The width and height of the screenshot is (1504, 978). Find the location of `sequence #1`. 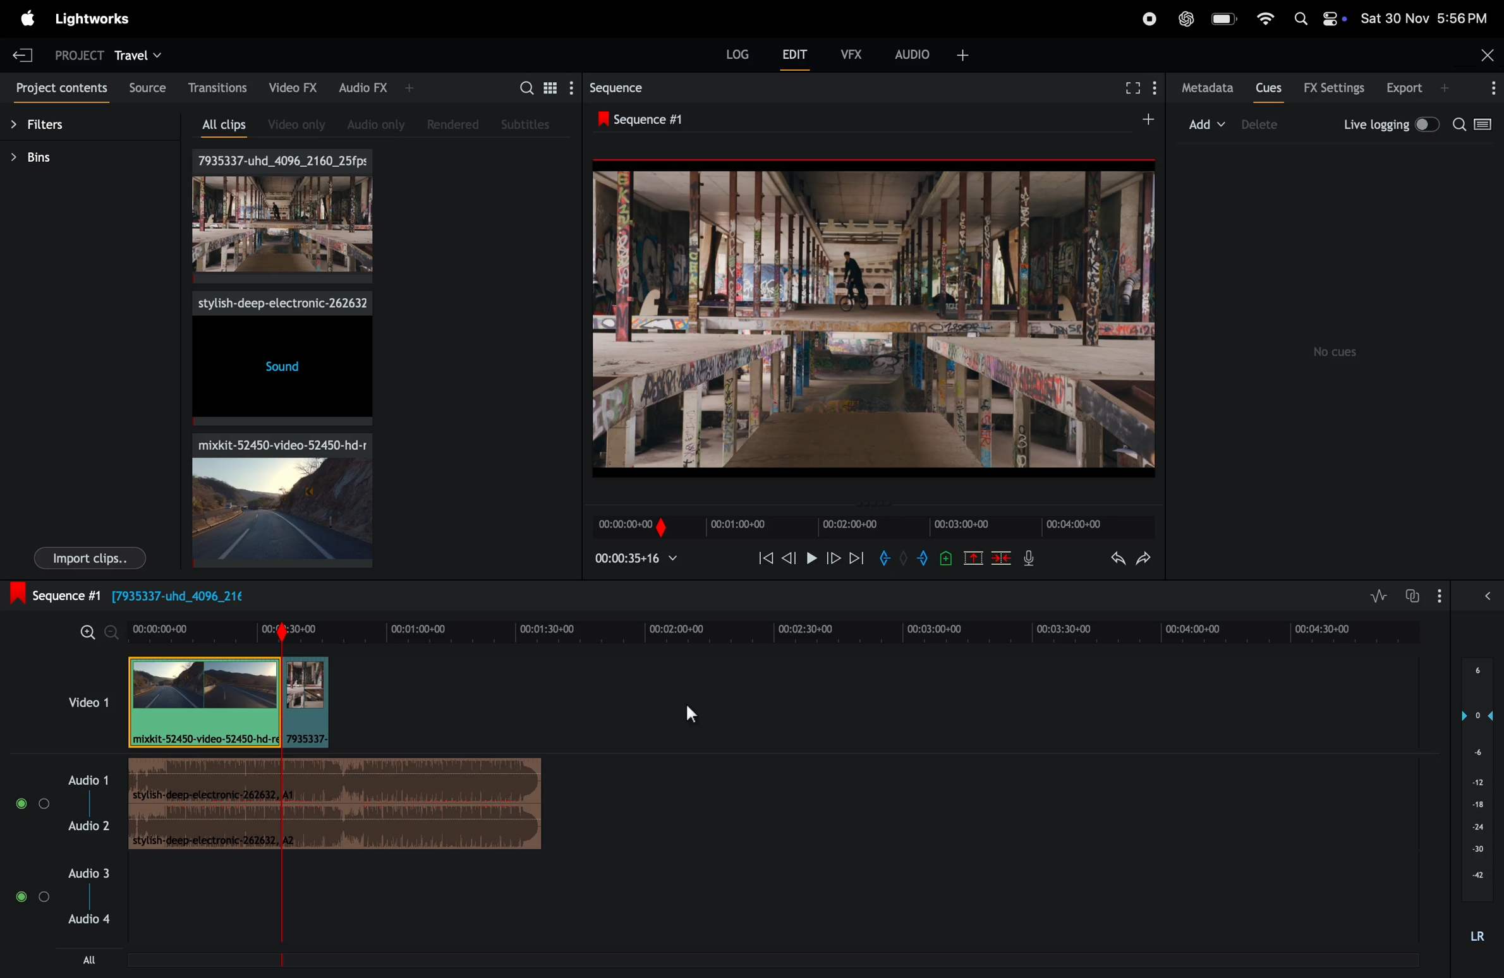

sequence #1 is located at coordinates (645, 121).